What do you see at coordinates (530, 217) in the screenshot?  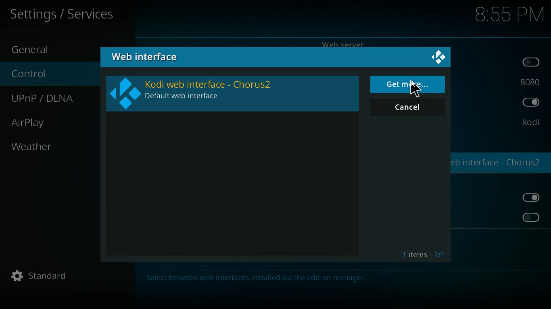 I see `off` at bounding box center [530, 217].